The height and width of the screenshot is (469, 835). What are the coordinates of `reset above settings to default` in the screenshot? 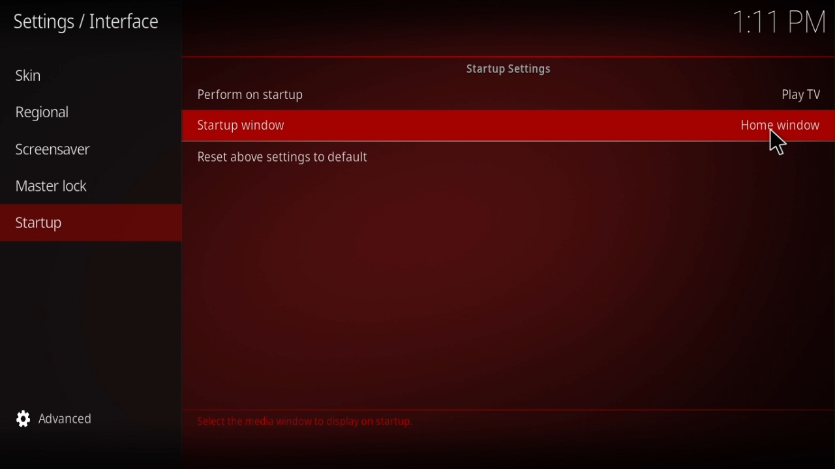 It's located at (282, 157).